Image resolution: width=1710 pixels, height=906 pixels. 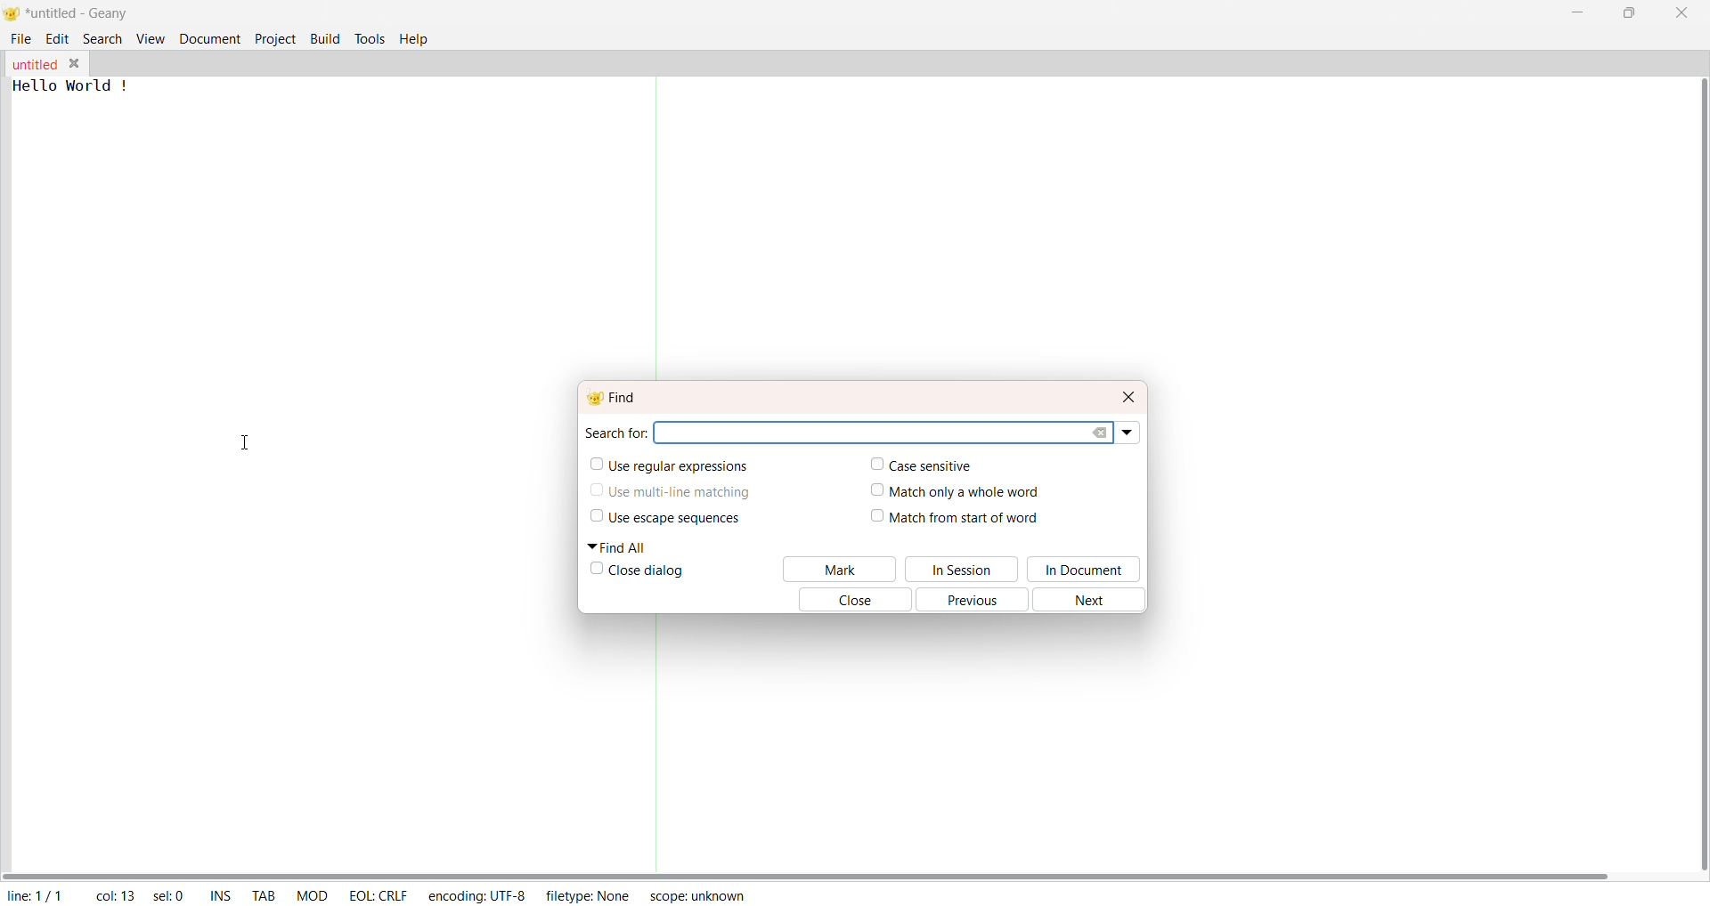 I want to click on INS, so click(x=217, y=894).